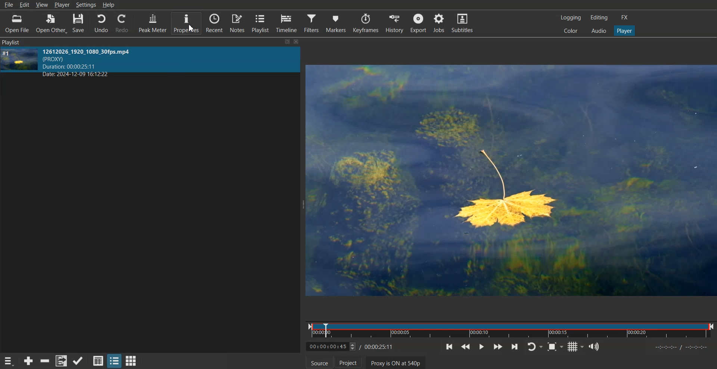 The image size is (717, 369). What do you see at coordinates (17, 23) in the screenshot?
I see `Open File` at bounding box center [17, 23].